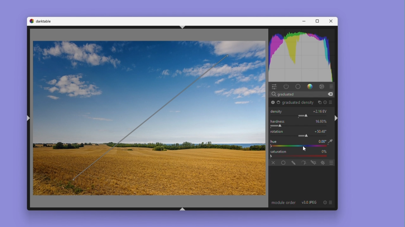 The height and width of the screenshot is (227, 405). What do you see at coordinates (273, 141) in the screenshot?
I see `hue` at bounding box center [273, 141].